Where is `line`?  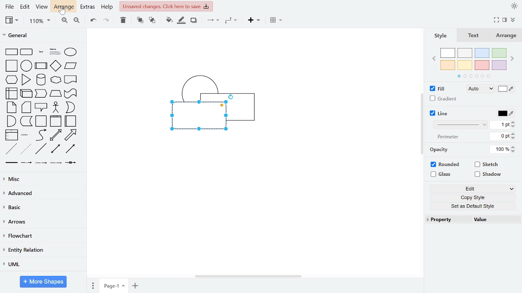
line is located at coordinates (42, 149).